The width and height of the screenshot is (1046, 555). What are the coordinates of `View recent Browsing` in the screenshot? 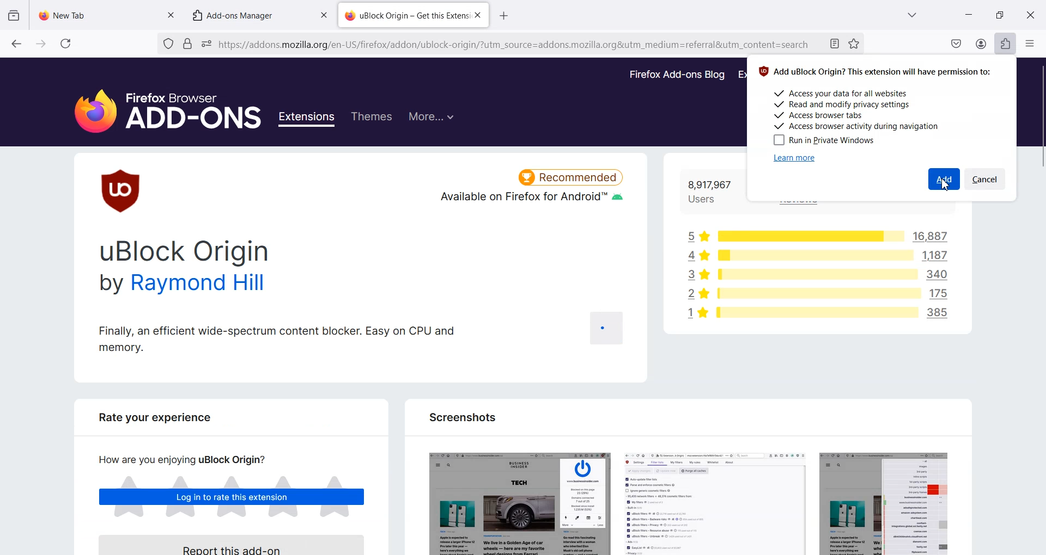 It's located at (14, 16).